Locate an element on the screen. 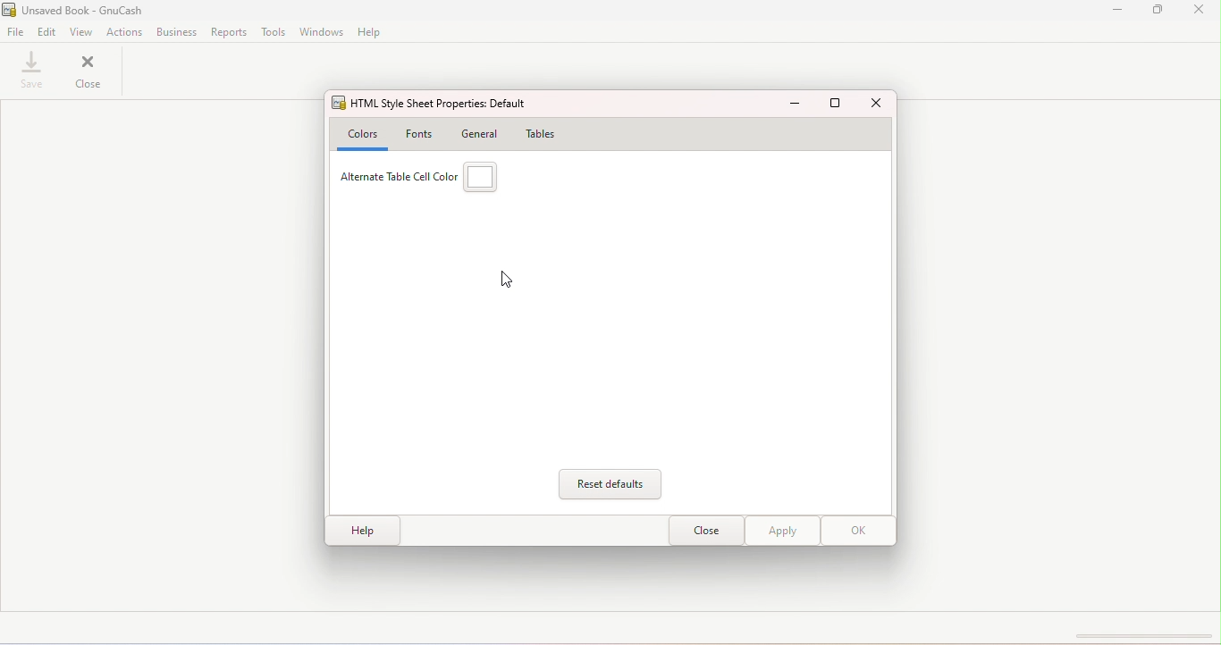 This screenshot has width=1221, height=645. Colors is located at coordinates (365, 134).